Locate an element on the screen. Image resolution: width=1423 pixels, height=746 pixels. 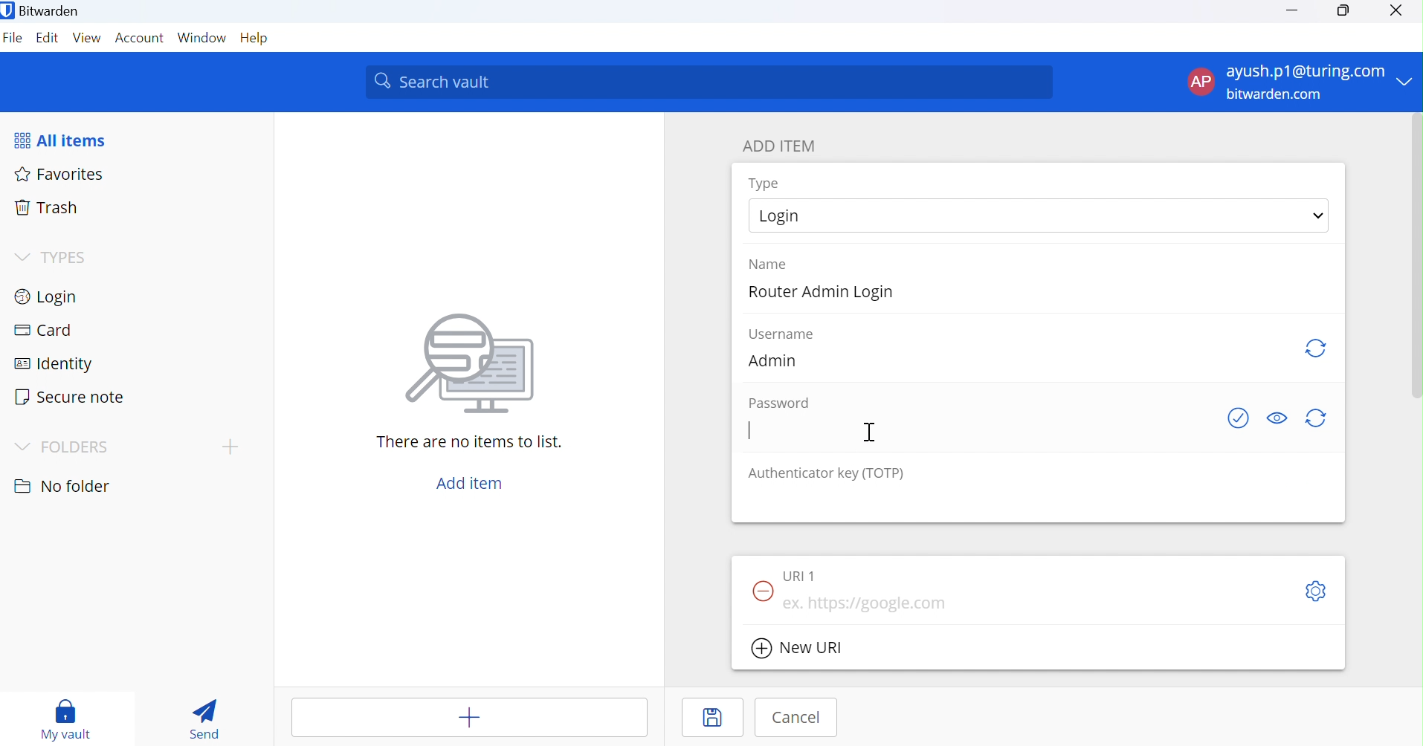
Authenticator key (TOTP) is located at coordinates (827, 473).